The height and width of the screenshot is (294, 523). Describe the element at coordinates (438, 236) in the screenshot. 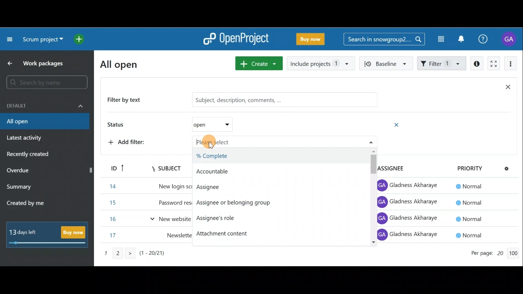

I see `Item 9` at that location.